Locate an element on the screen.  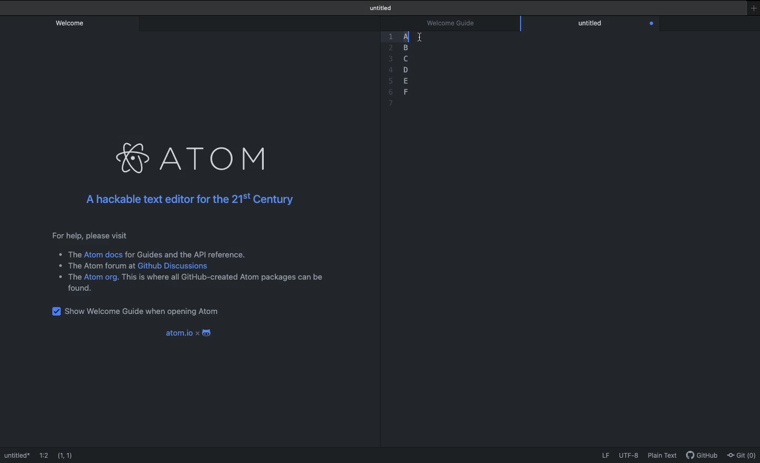
Welcome guide is located at coordinates (451, 24).